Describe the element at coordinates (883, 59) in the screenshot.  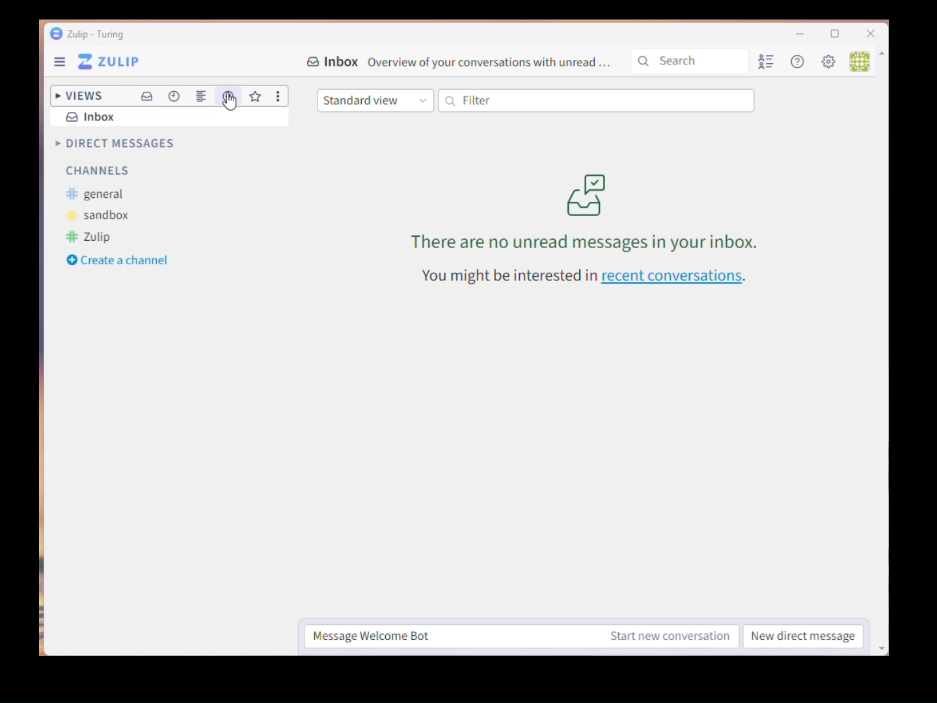
I see `Up` at that location.